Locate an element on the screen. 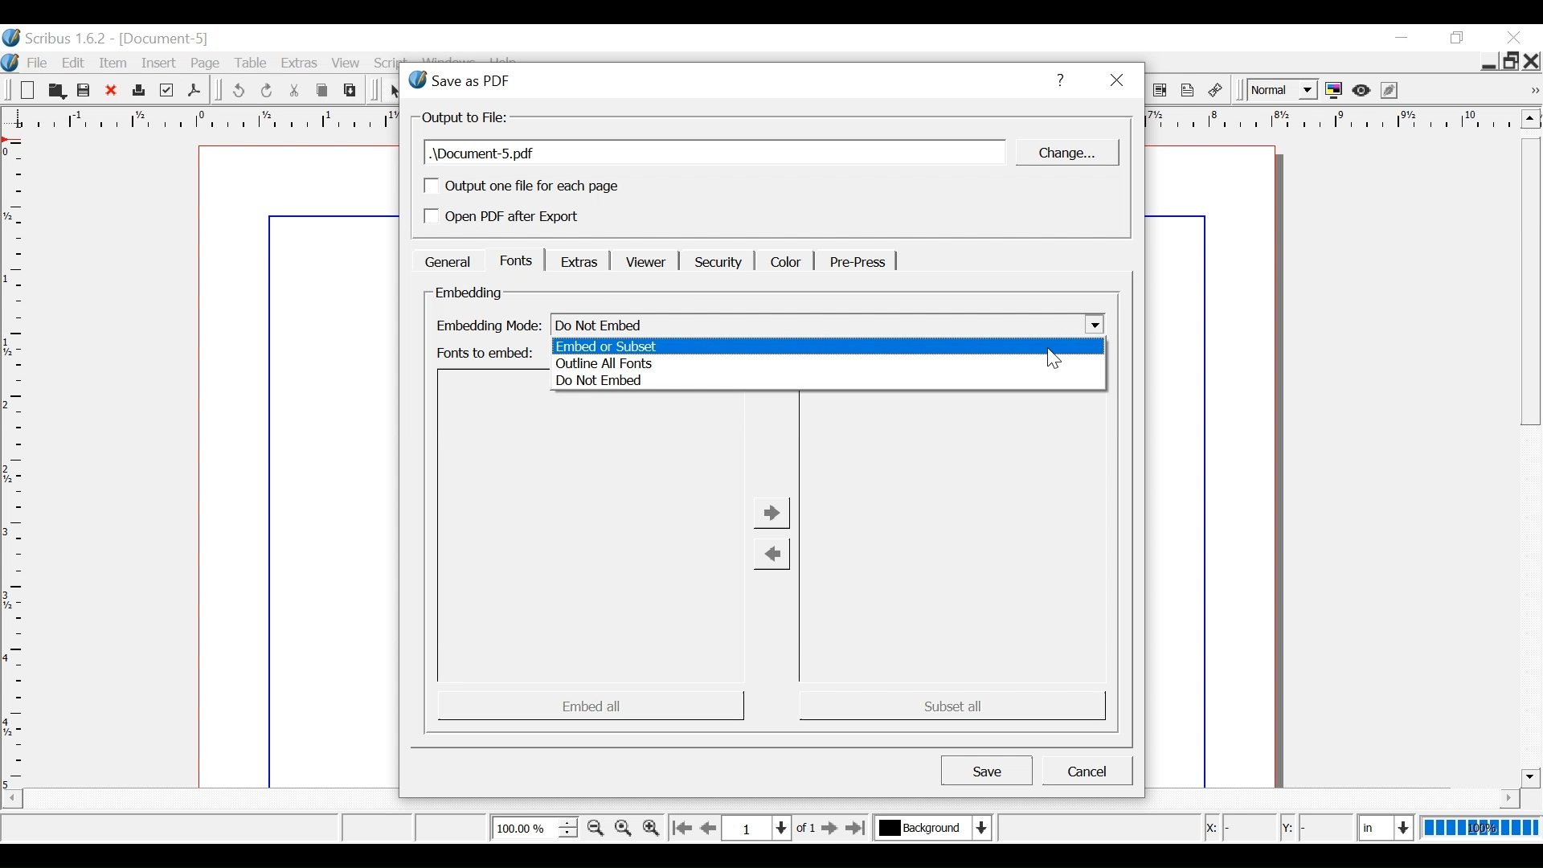  Undo is located at coordinates (238, 91).